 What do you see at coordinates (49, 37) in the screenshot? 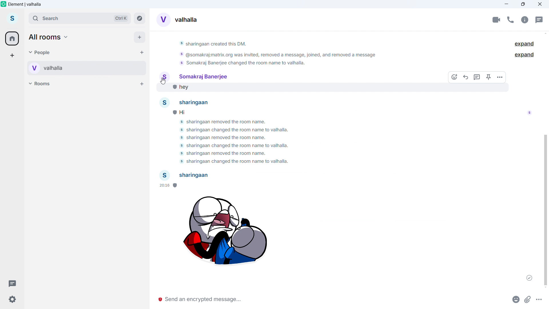
I see `All rooms ` at bounding box center [49, 37].